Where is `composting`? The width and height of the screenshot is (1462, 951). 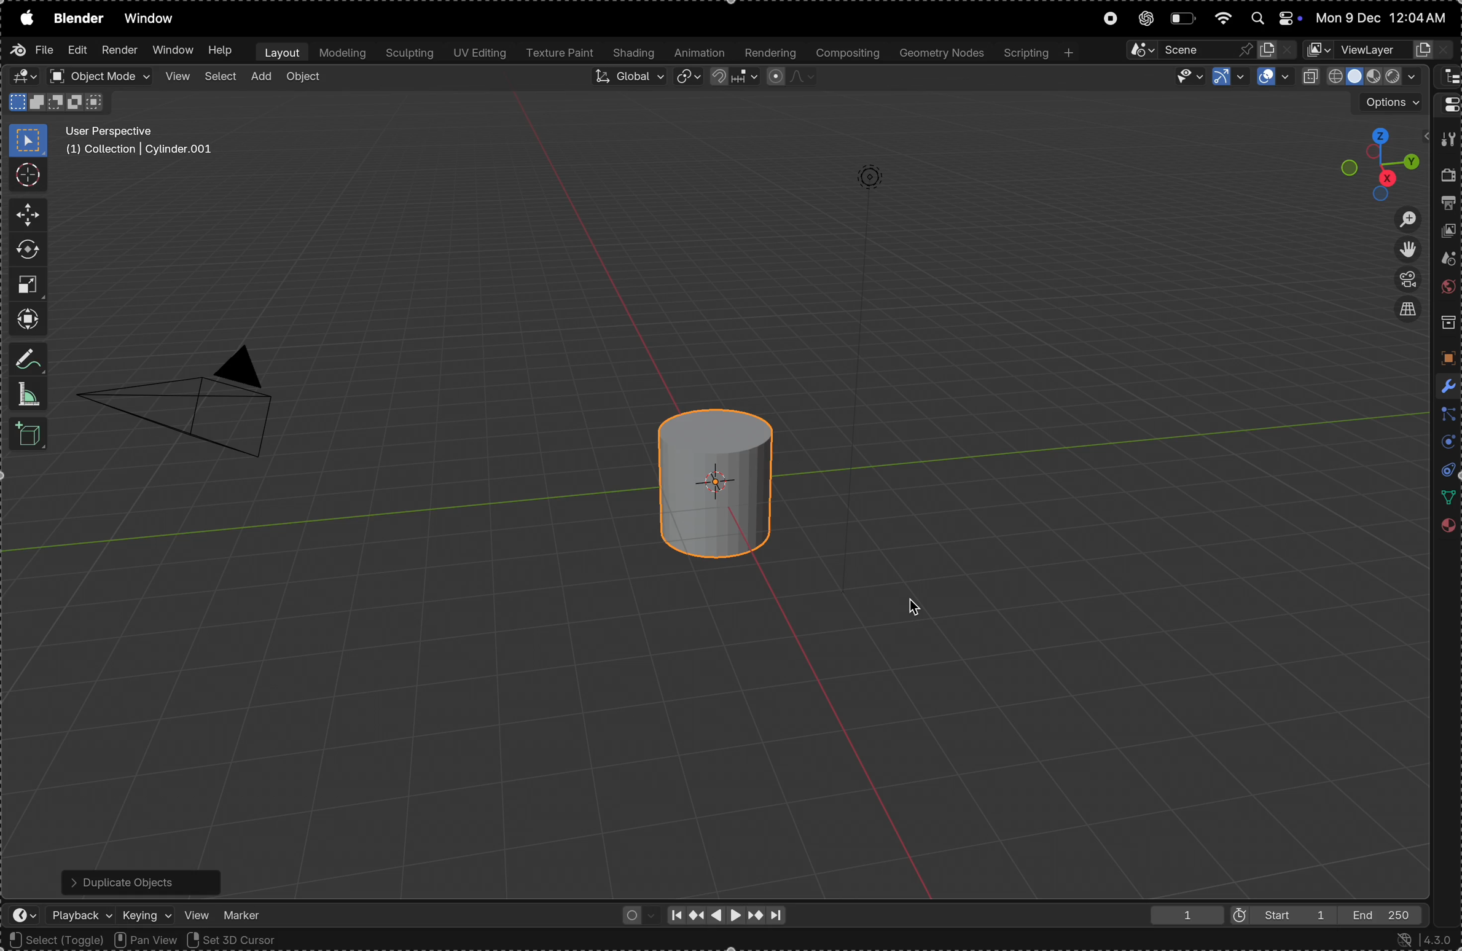 composting is located at coordinates (846, 53).